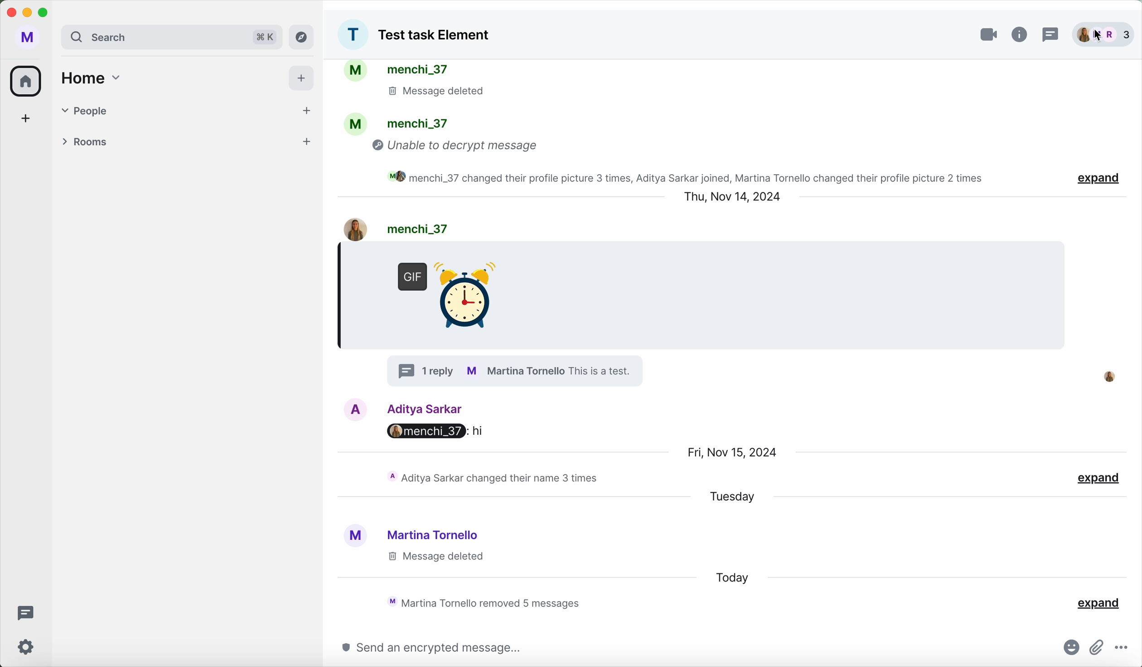 The width and height of the screenshot is (1142, 667). Describe the element at coordinates (1123, 649) in the screenshot. I see `more options` at that location.